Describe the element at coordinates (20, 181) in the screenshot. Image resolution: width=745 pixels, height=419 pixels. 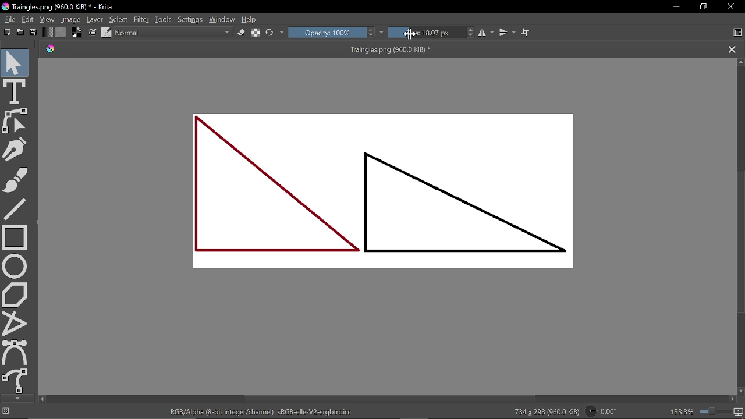
I see `Freehand brush tool` at that location.